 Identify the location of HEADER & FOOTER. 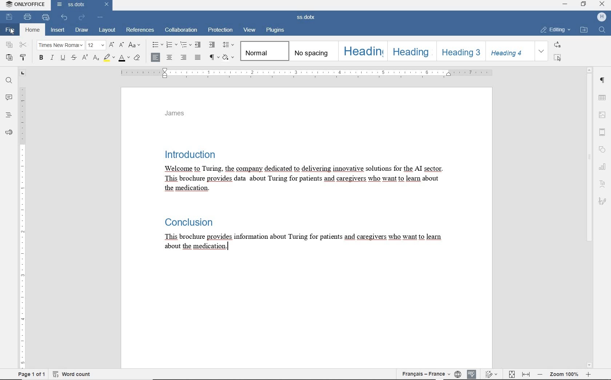
(603, 132).